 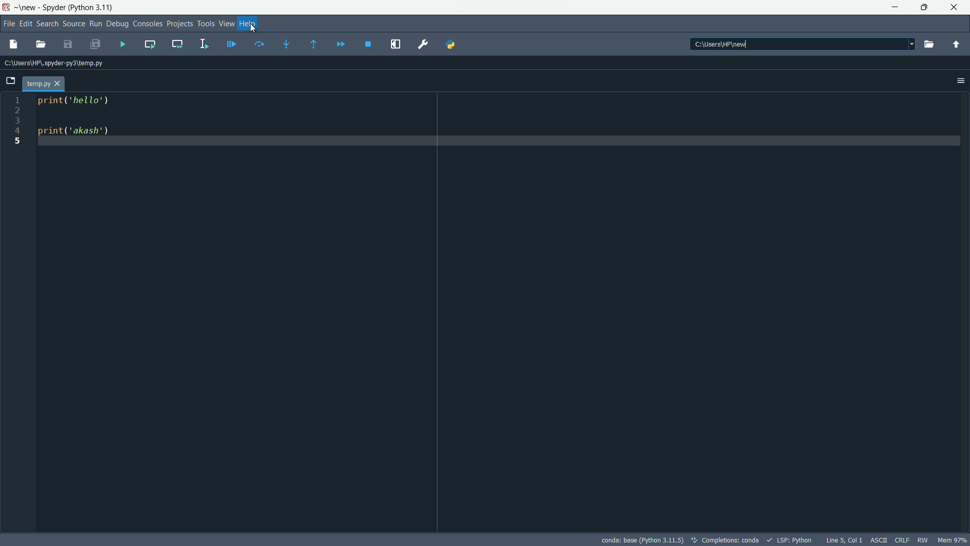 I want to click on mem 97%, so click(x=952, y=539).